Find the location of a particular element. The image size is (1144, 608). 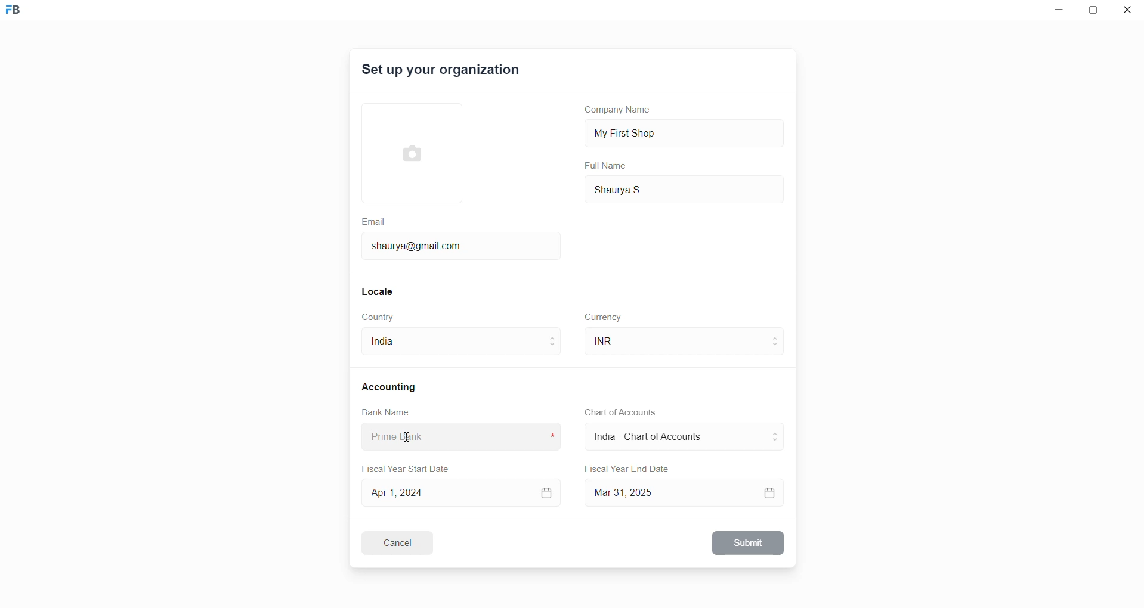

Company Name is located at coordinates (622, 111).